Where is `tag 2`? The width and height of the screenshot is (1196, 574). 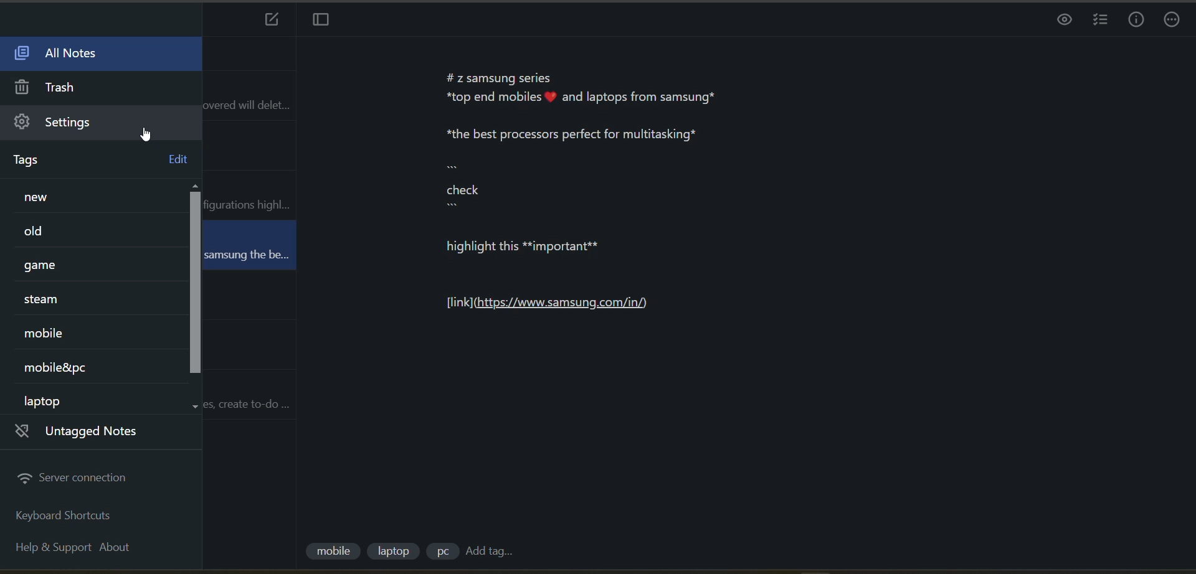 tag 2 is located at coordinates (48, 232).